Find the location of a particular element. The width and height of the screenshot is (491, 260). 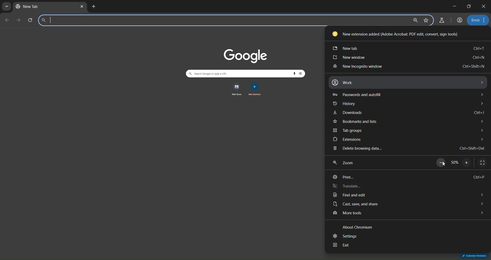

new tab is located at coordinates (94, 7).